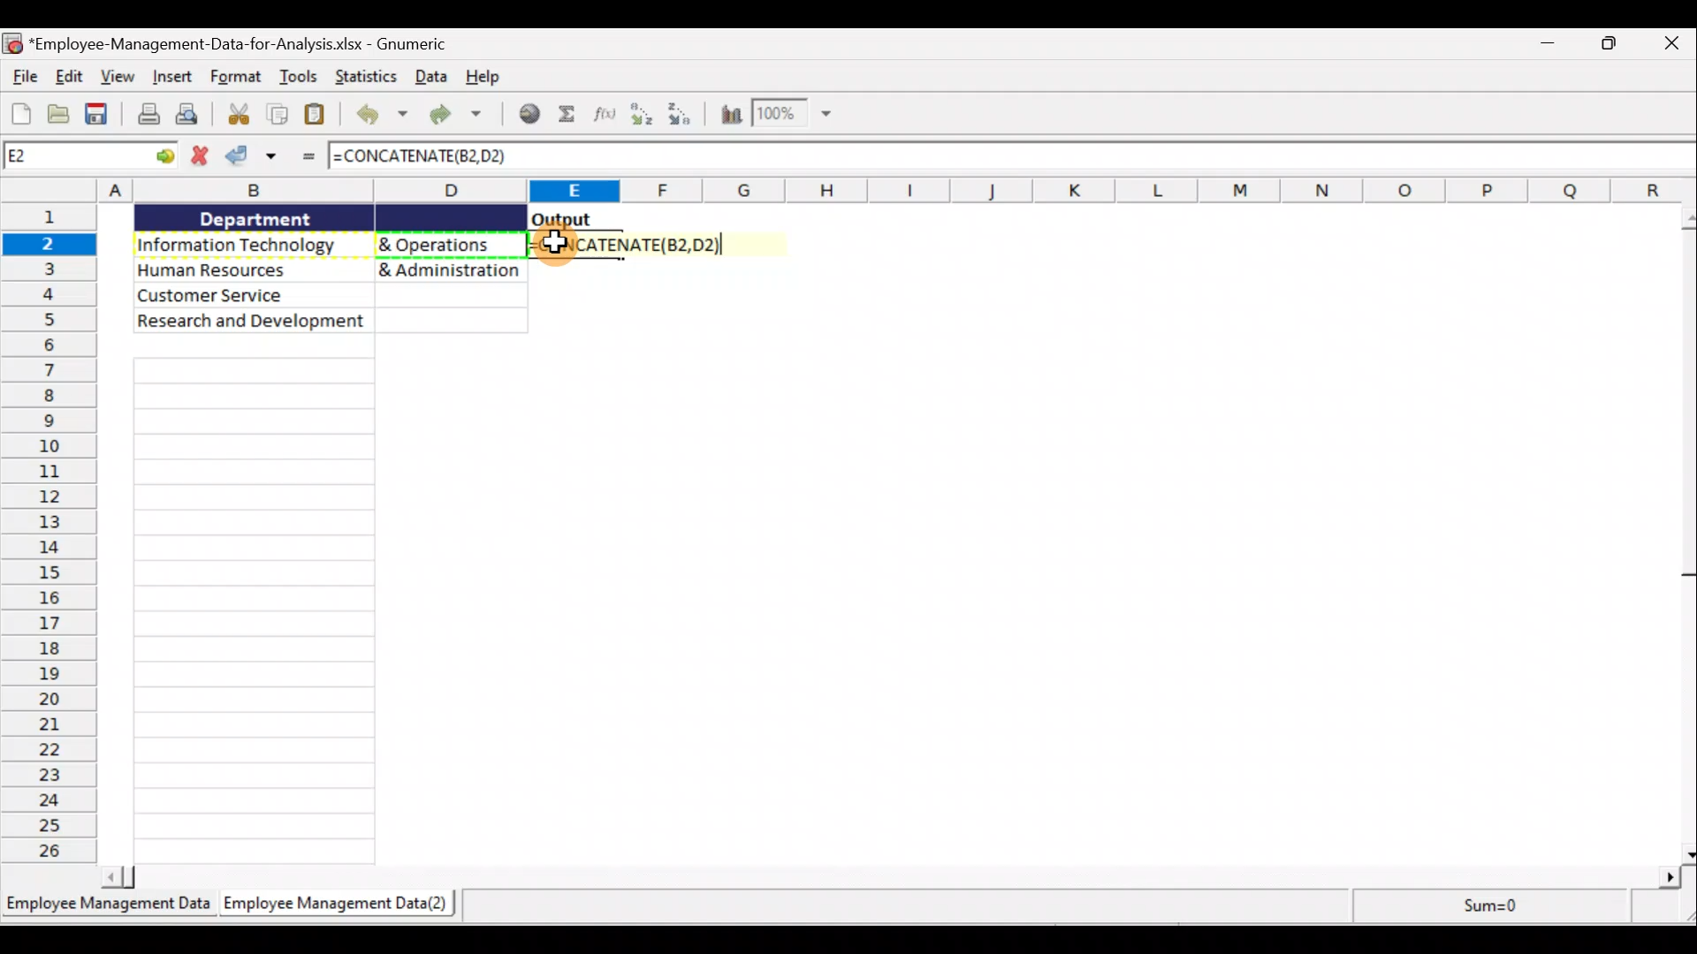  What do you see at coordinates (645, 246) in the screenshot?
I see `=CONCATENATE(B2,D2)` at bounding box center [645, 246].